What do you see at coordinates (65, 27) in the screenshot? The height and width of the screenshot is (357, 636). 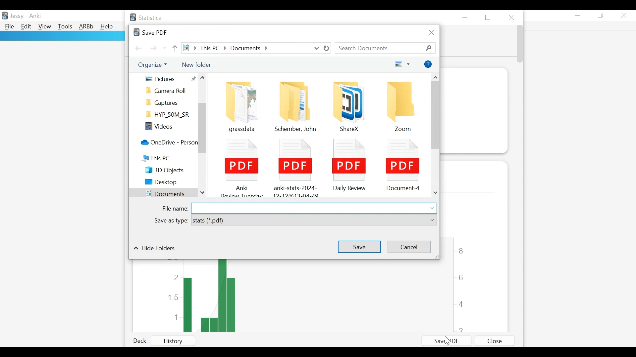 I see `Tools` at bounding box center [65, 27].